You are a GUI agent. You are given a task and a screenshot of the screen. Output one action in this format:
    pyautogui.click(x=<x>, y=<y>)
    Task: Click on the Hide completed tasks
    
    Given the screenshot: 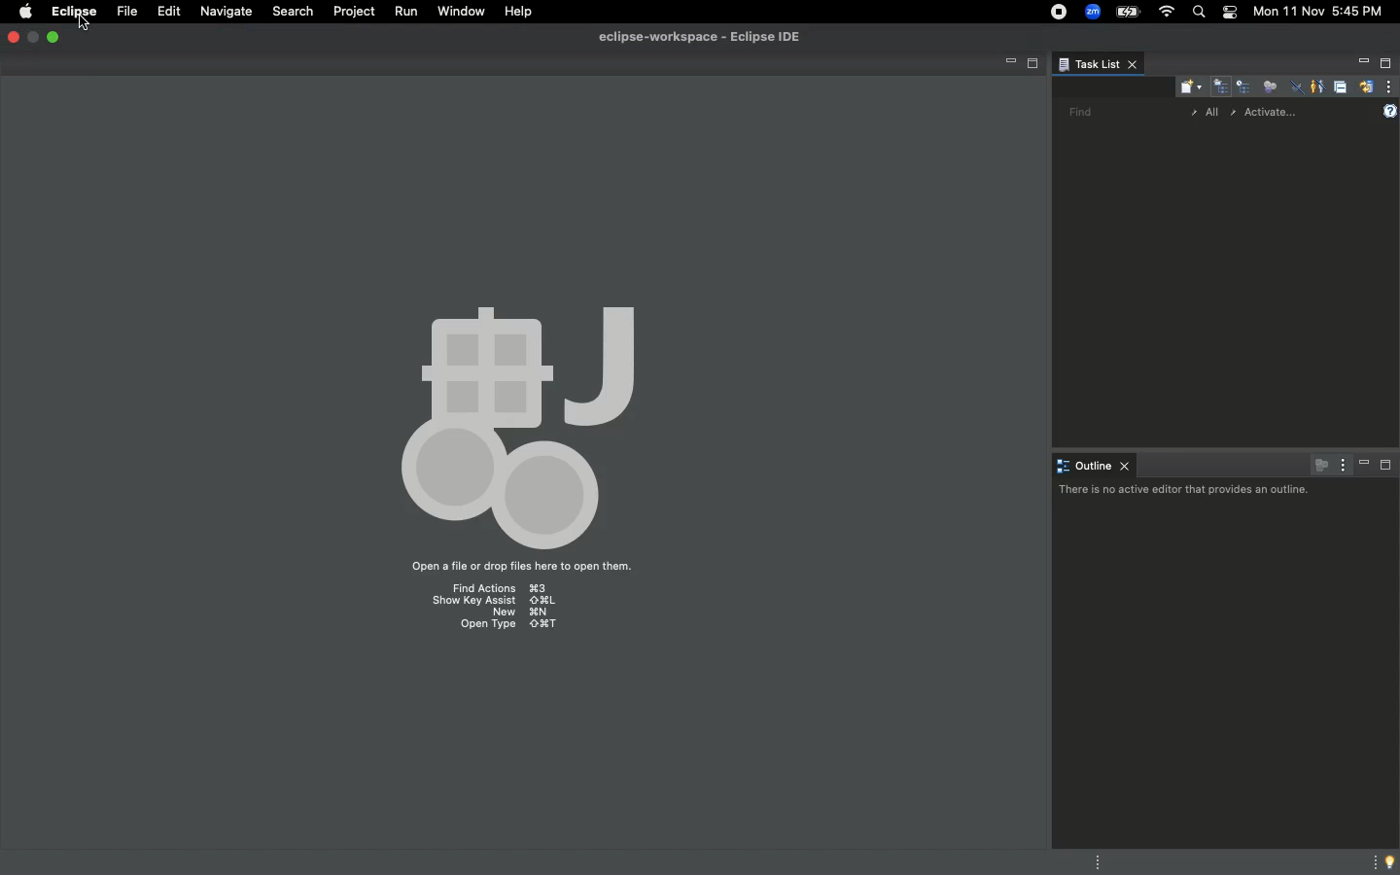 What is the action you would take?
    pyautogui.click(x=1293, y=87)
    